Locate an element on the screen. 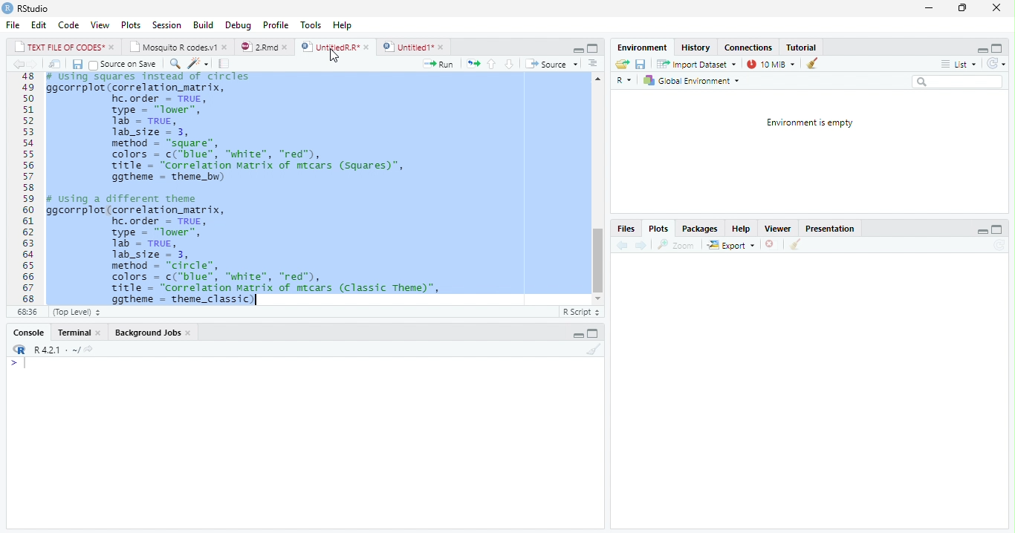  Tools is located at coordinates (310, 24).